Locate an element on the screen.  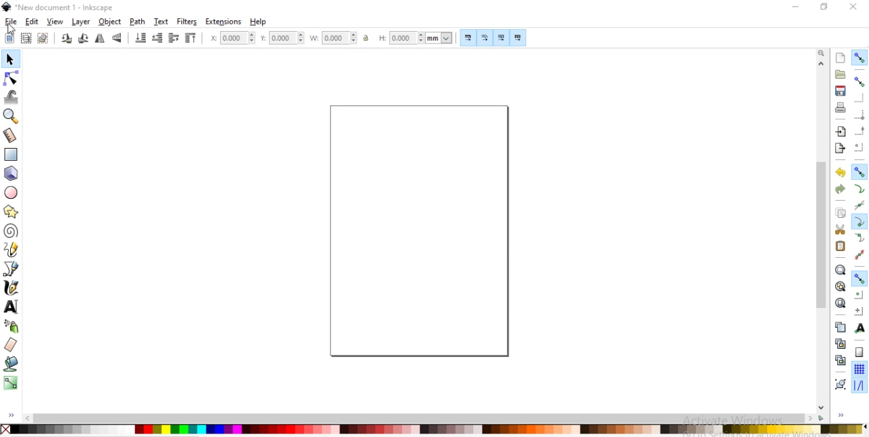
save document is located at coordinates (840, 91).